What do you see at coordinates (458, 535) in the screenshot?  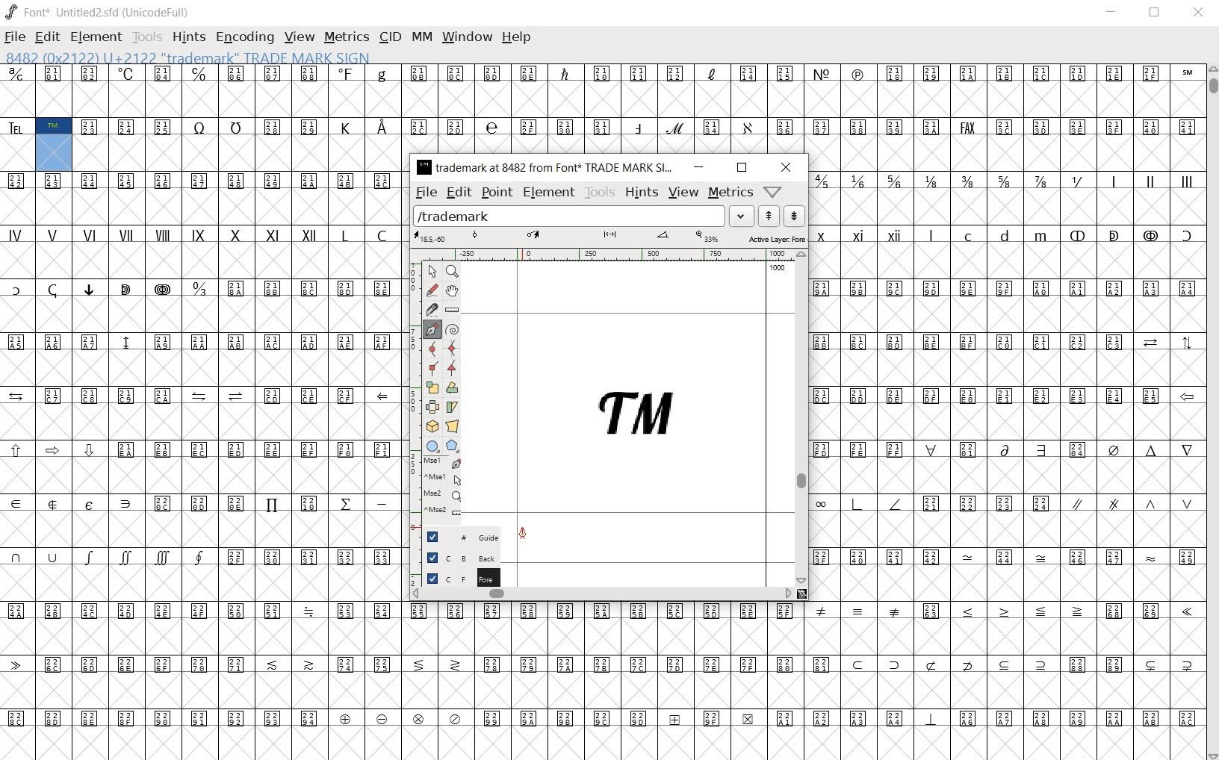 I see `Guide` at bounding box center [458, 535].